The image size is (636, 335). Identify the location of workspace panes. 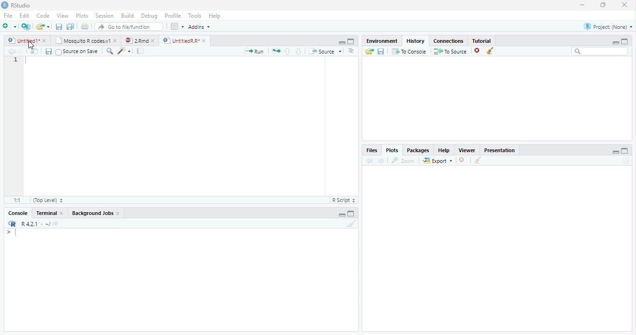
(177, 28).